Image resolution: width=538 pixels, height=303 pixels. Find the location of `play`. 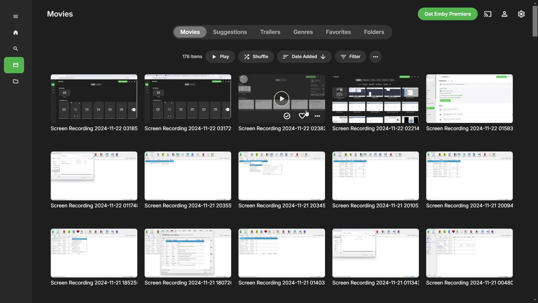

play is located at coordinates (221, 56).